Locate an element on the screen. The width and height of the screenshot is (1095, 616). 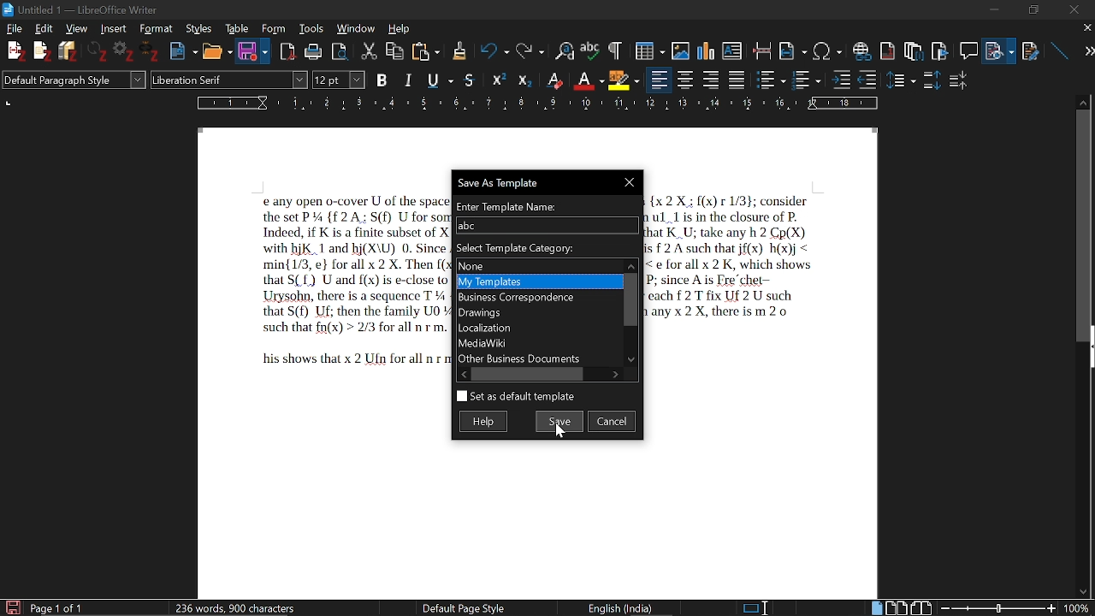
Move up is located at coordinates (630, 264).